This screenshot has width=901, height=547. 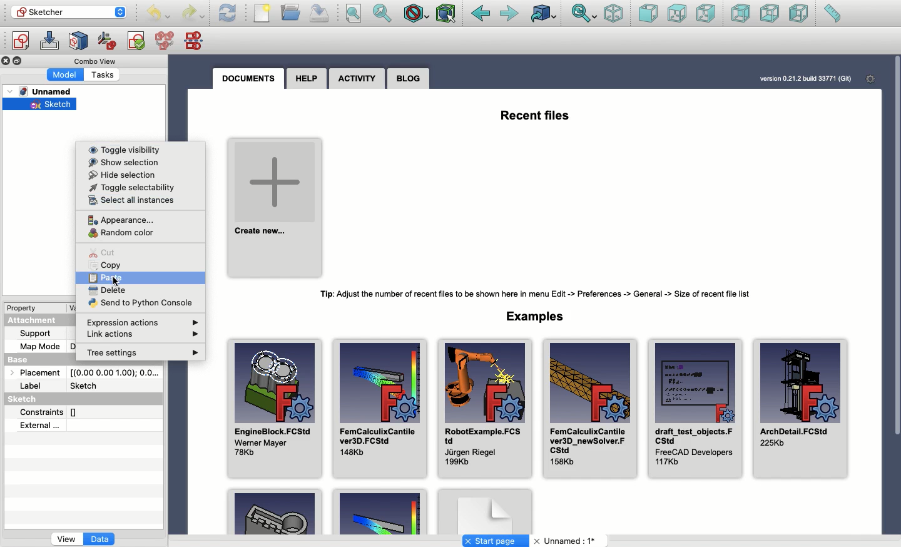 What do you see at coordinates (115, 386) in the screenshot?
I see `Sketch` at bounding box center [115, 386].